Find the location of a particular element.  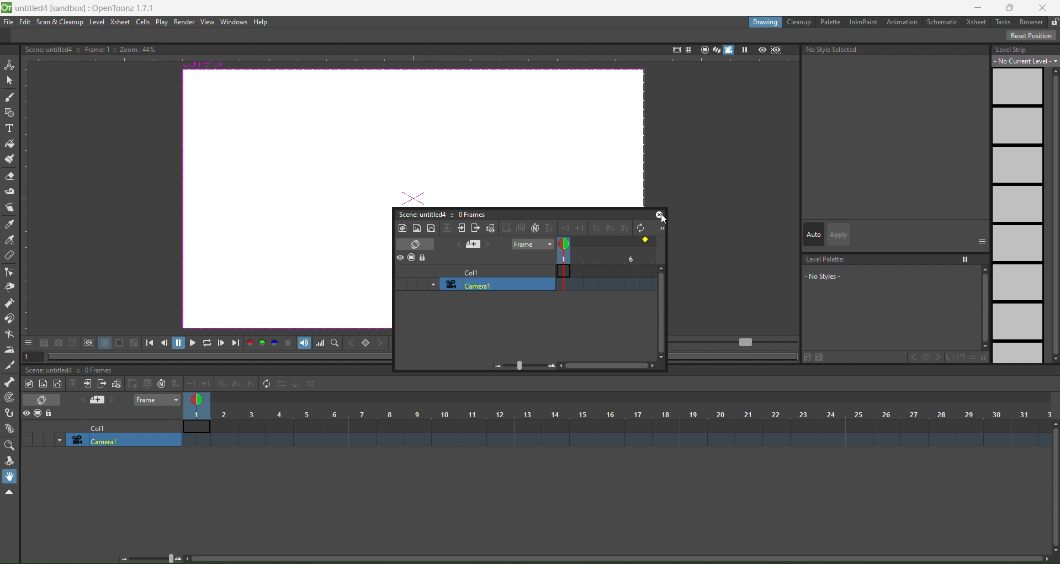

camera stand view is located at coordinates (703, 49).